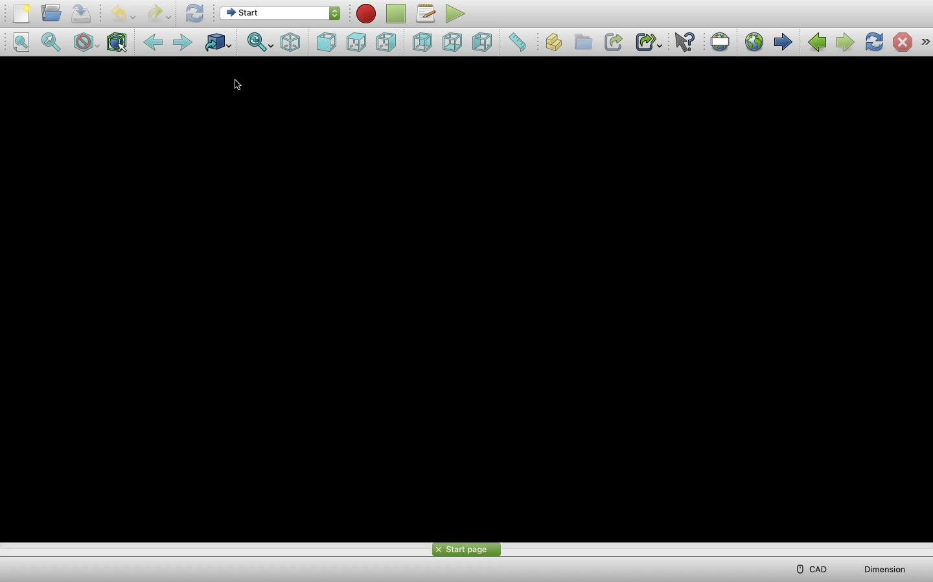 This screenshot has width=933, height=582. I want to click on What's this, so click(684, 43).